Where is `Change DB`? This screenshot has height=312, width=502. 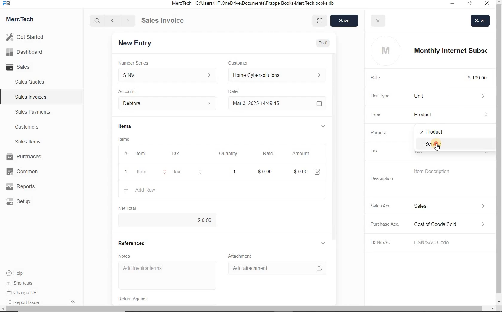 Change DB is located at coordinates (22, 293).